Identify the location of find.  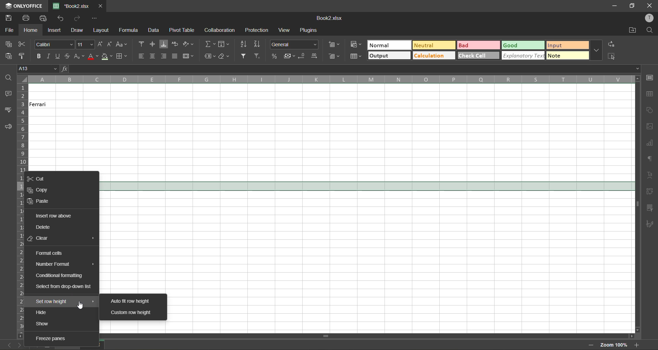
(6, 77).